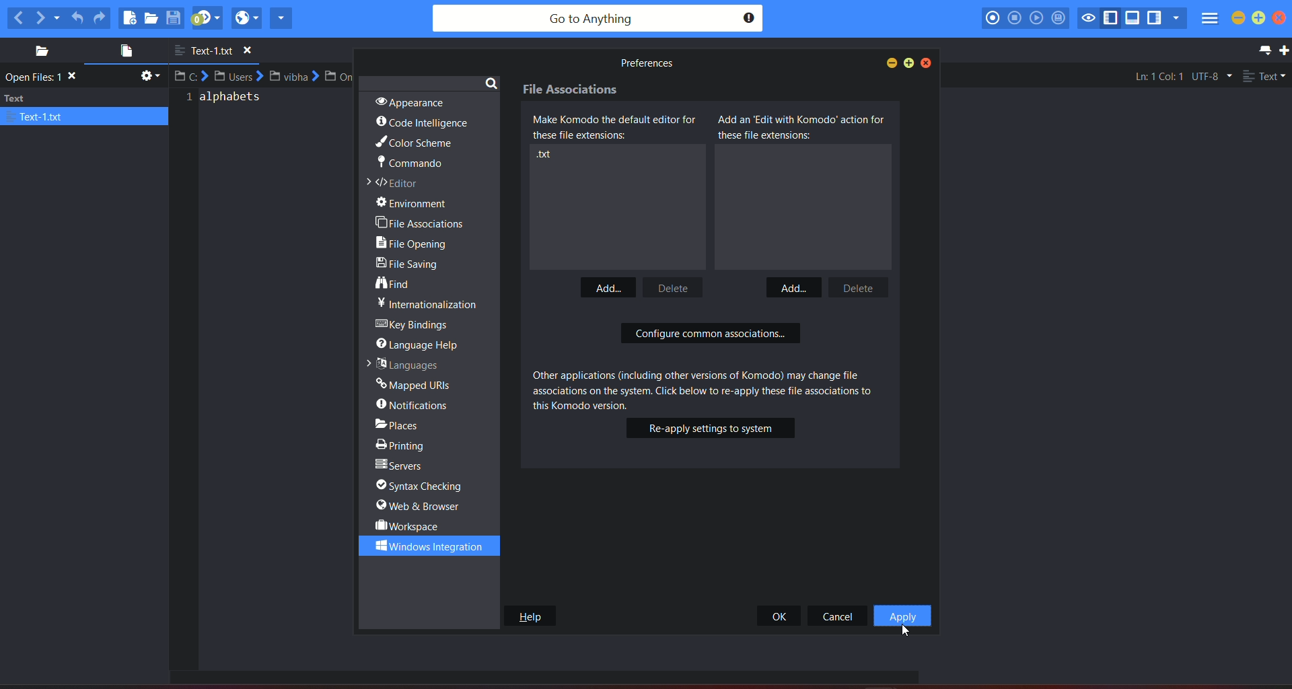 This screenshot has height=689, width=1292. I want to click on stop recording, so click(1013, 17).